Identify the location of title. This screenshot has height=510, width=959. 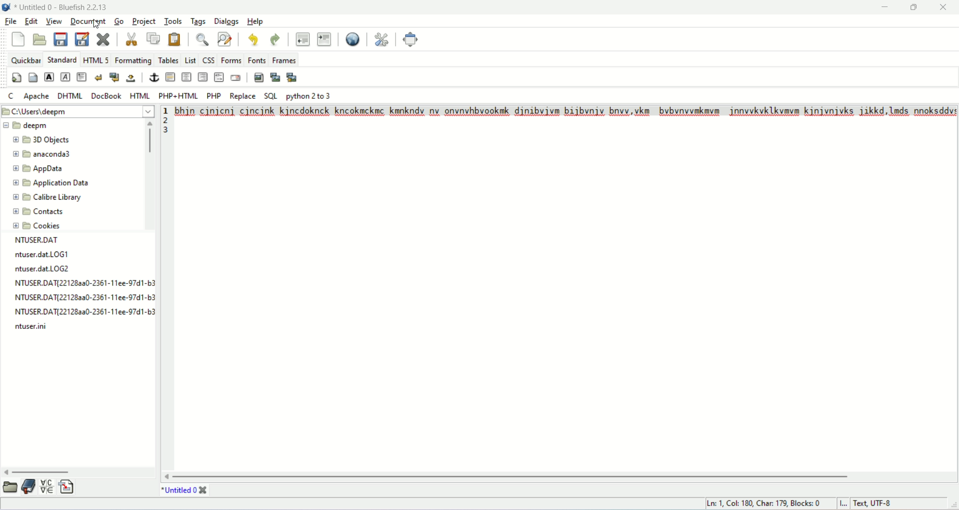
(185, 490).